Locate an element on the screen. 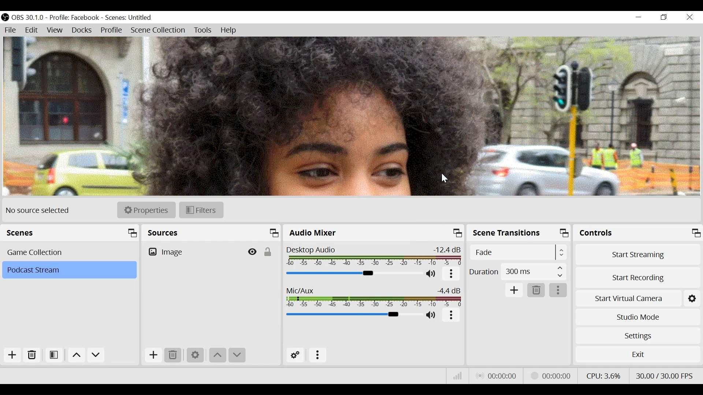 The height and width of the screenshot is (395, 703). More options is located at coordinates (451, 315).